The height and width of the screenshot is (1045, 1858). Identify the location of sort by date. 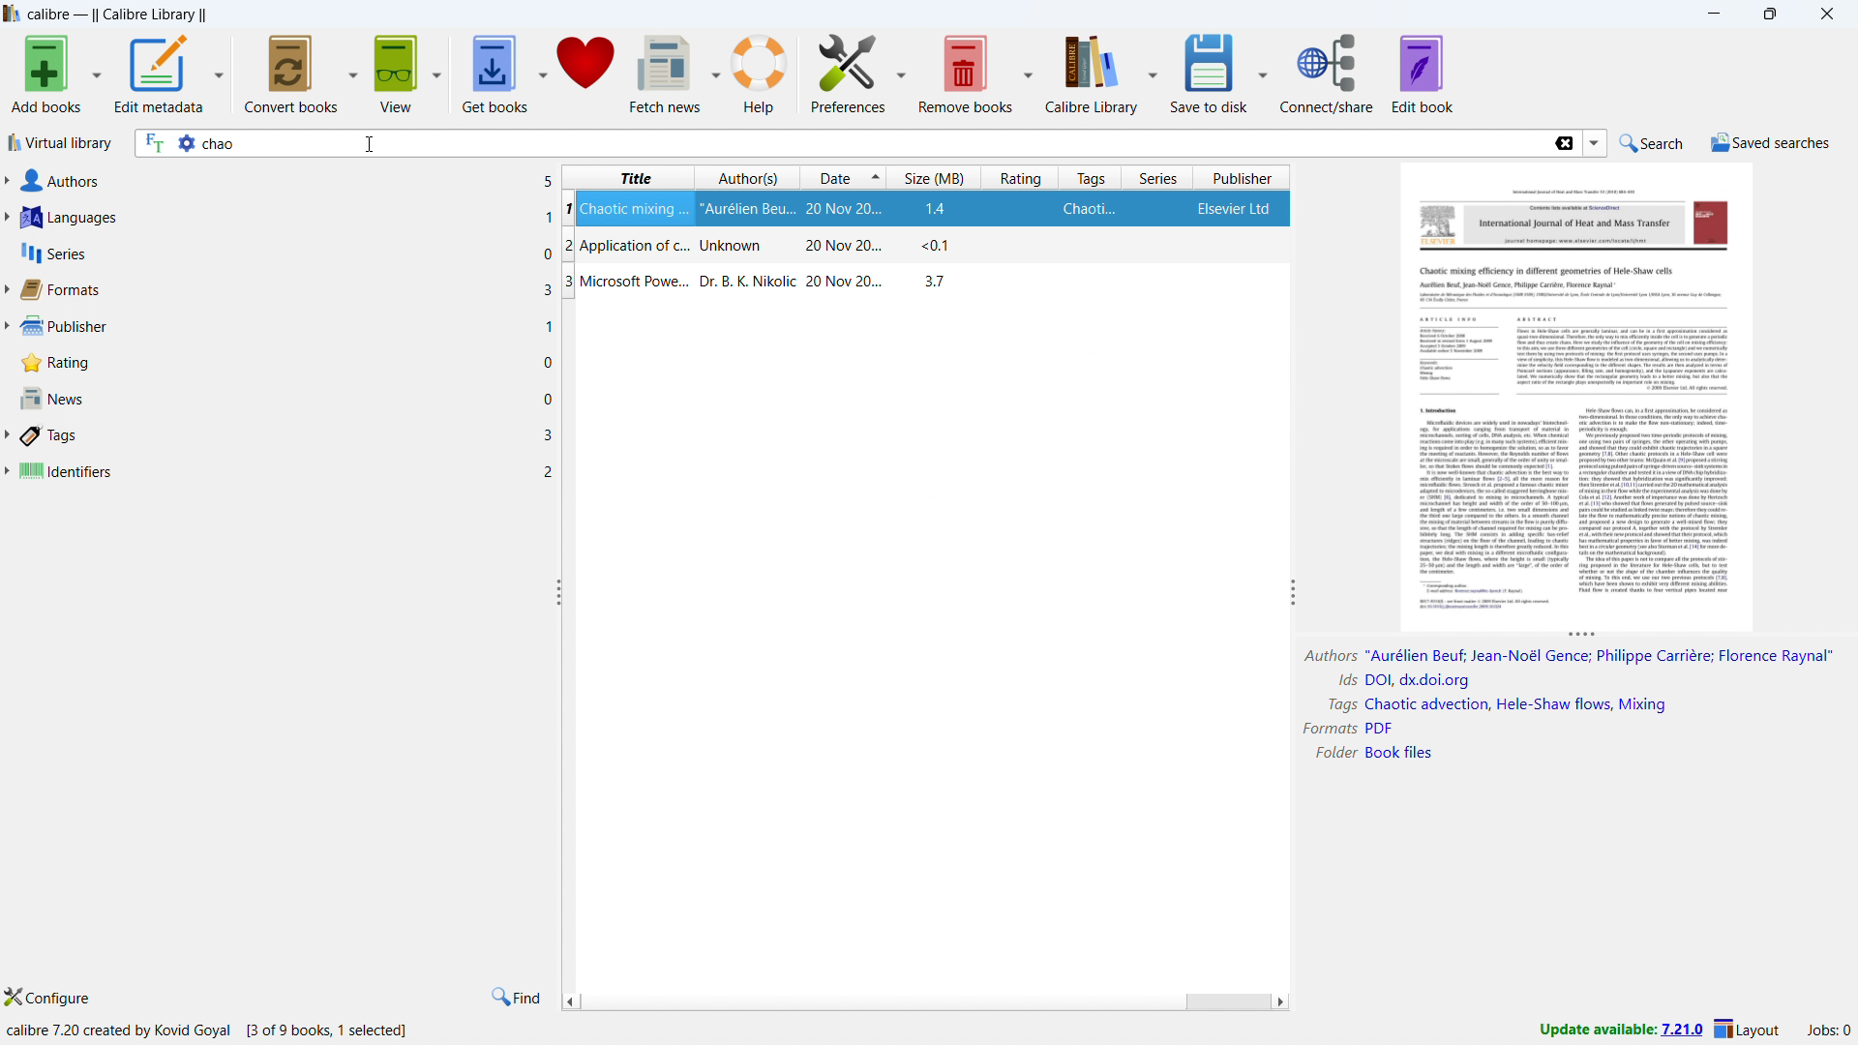
(834, 177).